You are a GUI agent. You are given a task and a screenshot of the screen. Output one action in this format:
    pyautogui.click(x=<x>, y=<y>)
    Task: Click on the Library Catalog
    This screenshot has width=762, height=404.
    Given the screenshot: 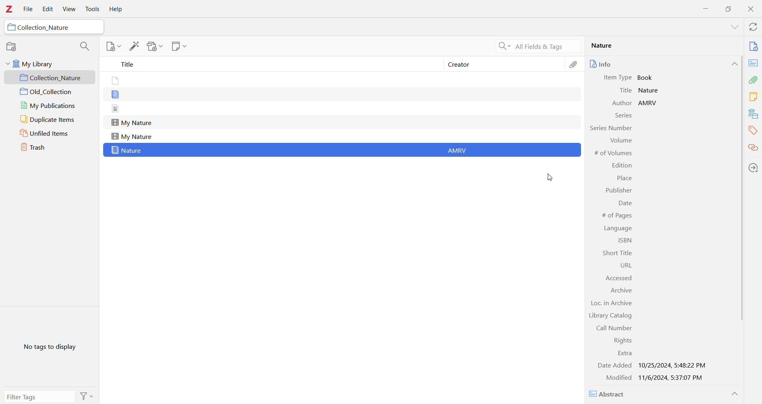 What is the action you would take?
    pyautogui.click(x=610, y=316)
    